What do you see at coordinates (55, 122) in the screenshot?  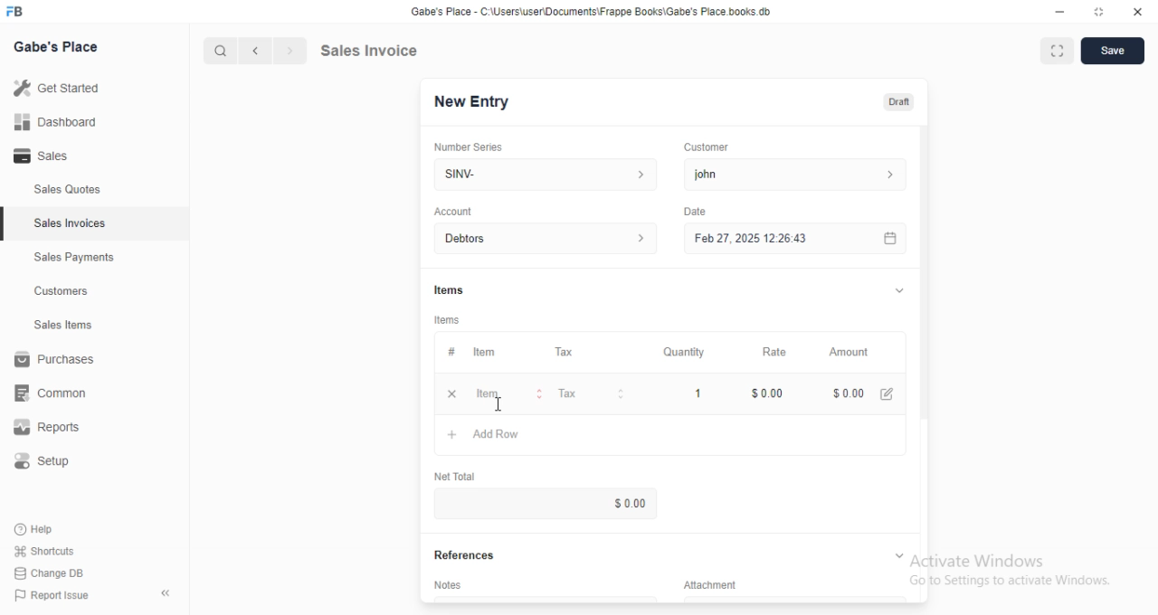 I see `Dashboard` at bounding box center [55, 122].